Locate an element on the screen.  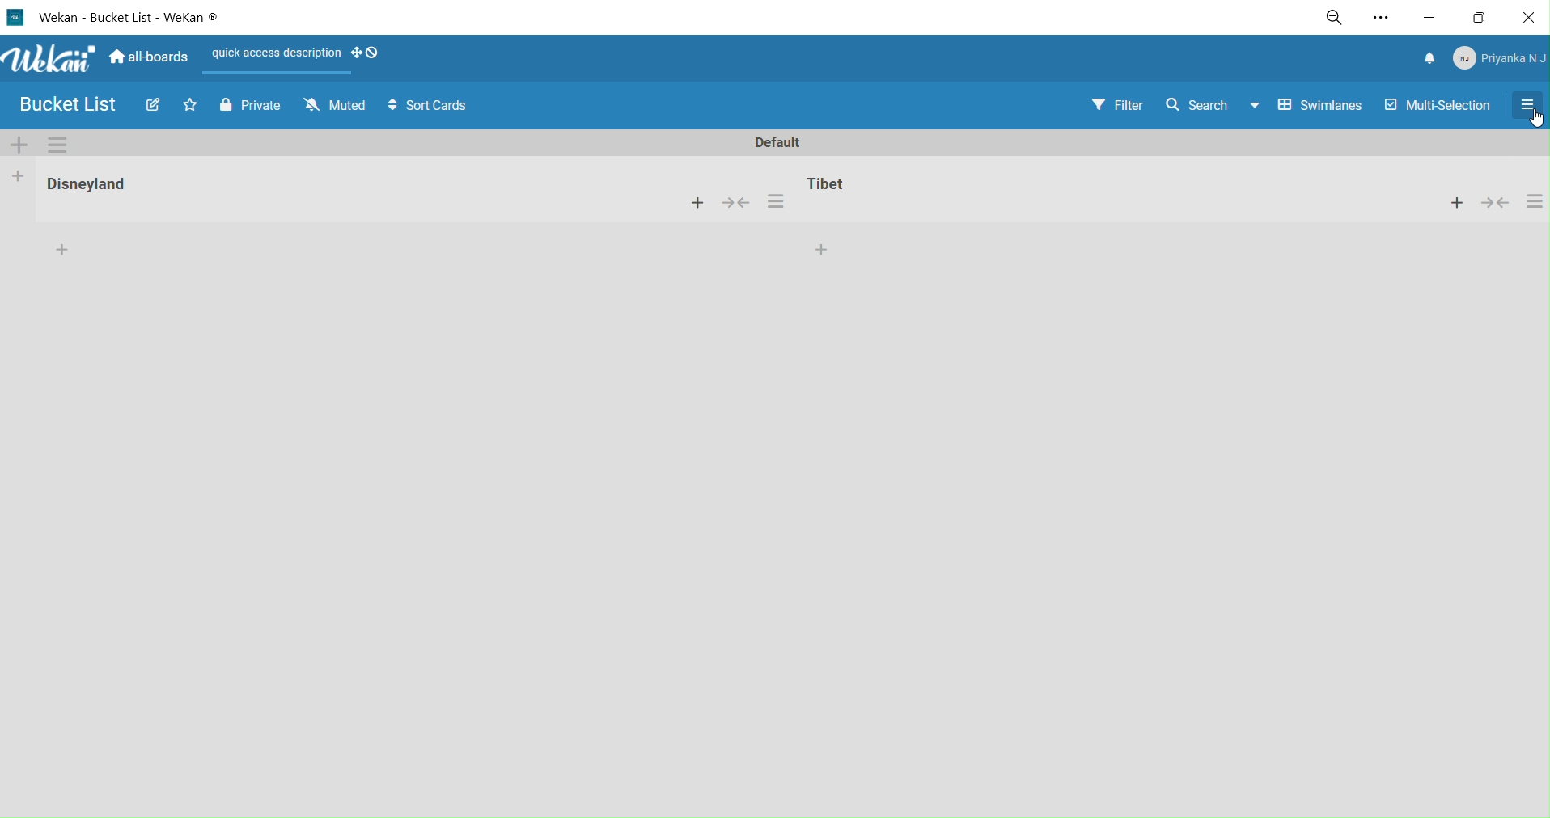
merge cards is located at coordinates (737, 204).